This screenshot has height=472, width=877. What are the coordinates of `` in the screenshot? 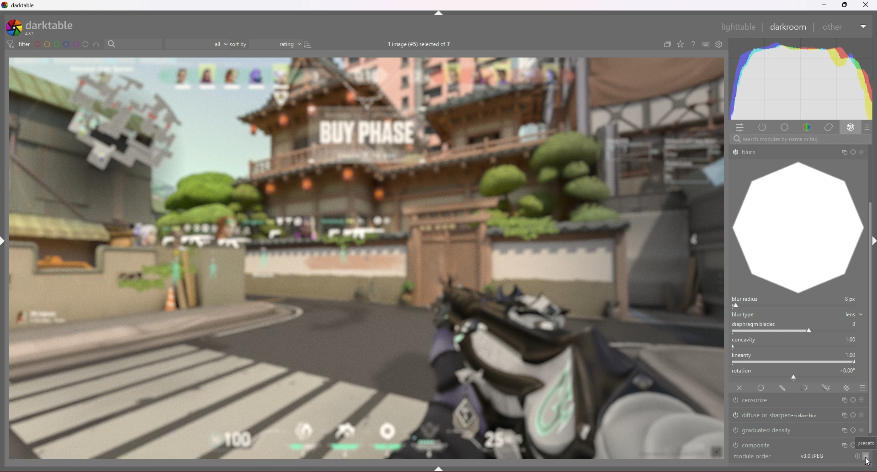 It's located at (738, 26).